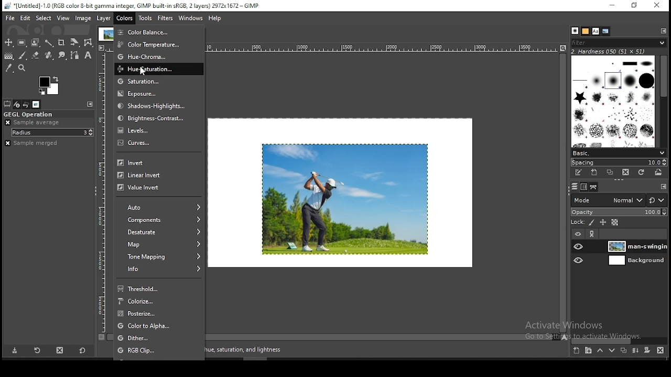 This screenshot has height=377, width=671. What do you see at coordinates (159, 245) in the screenshot?
I see `map` at bounding box center [159, 245].